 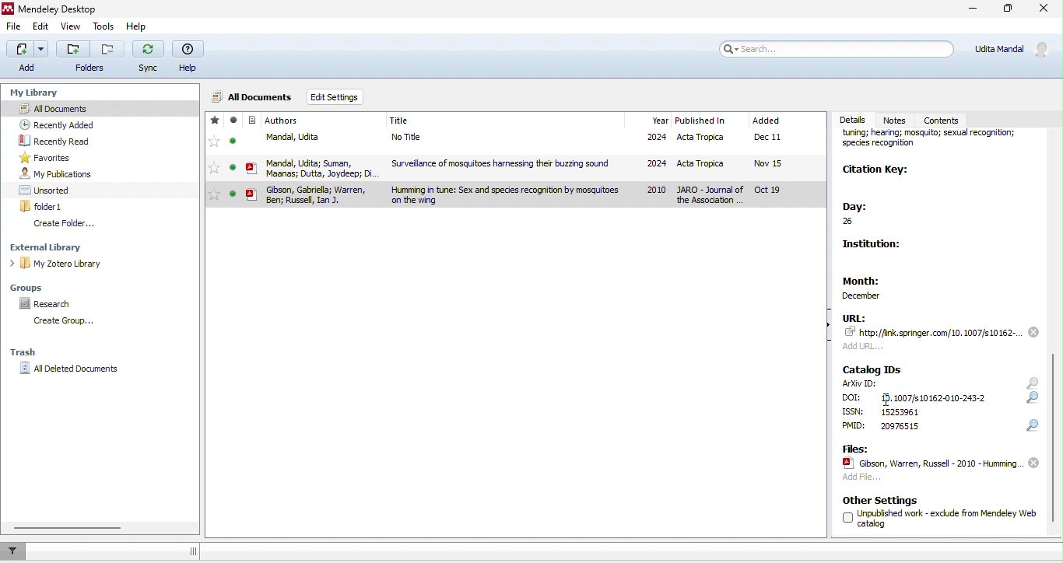 I want to click on seen/unseen, so click(x=233, y=145).